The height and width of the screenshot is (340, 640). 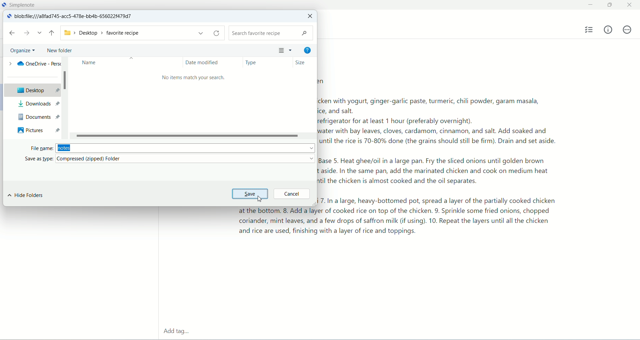 What do you see at coordinates (26, 196) in the screenshot?
I see `hide folders` at bounding box center [26, 196].